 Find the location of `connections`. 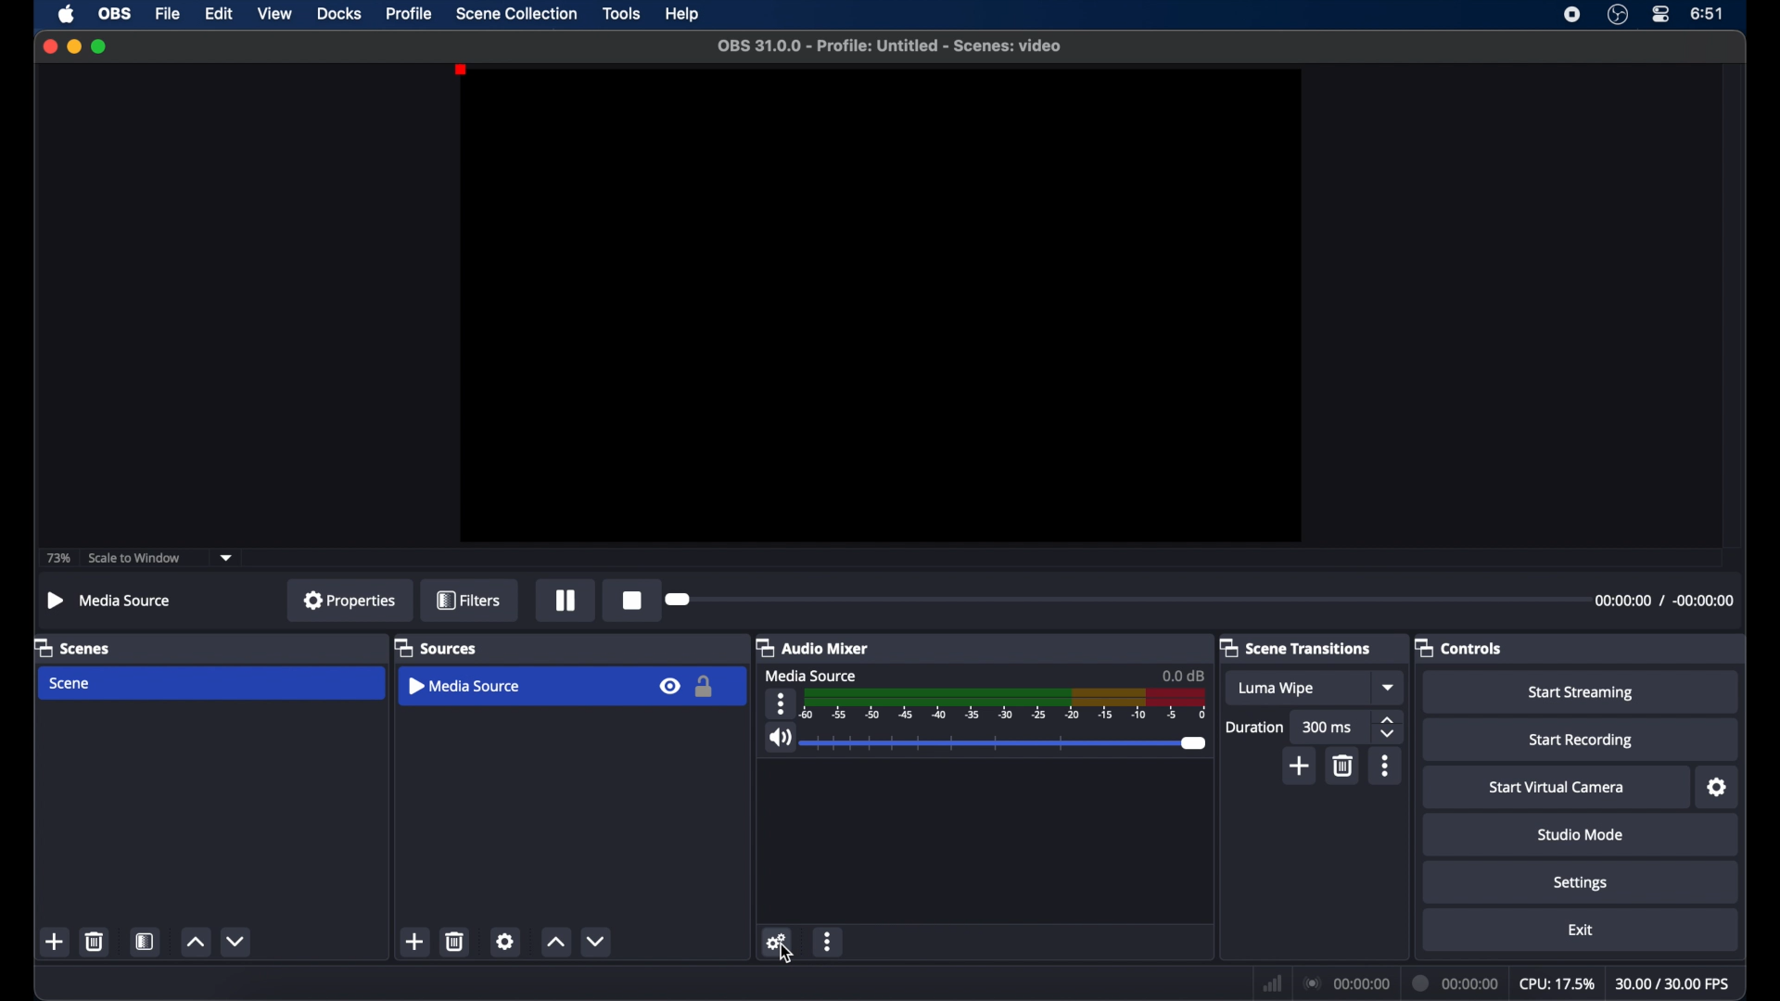

connections is located at coordinates (1345, 983).